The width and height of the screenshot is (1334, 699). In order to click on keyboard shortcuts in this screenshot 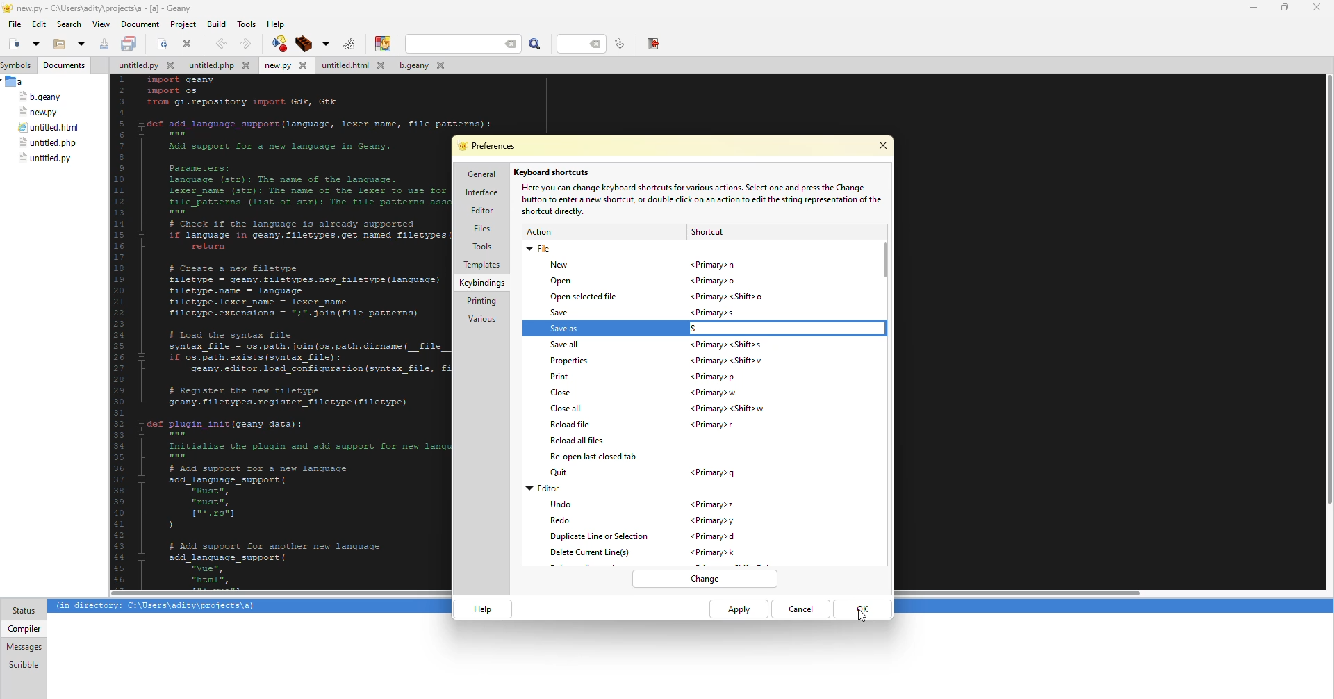, I will do `click(553, 172)`.